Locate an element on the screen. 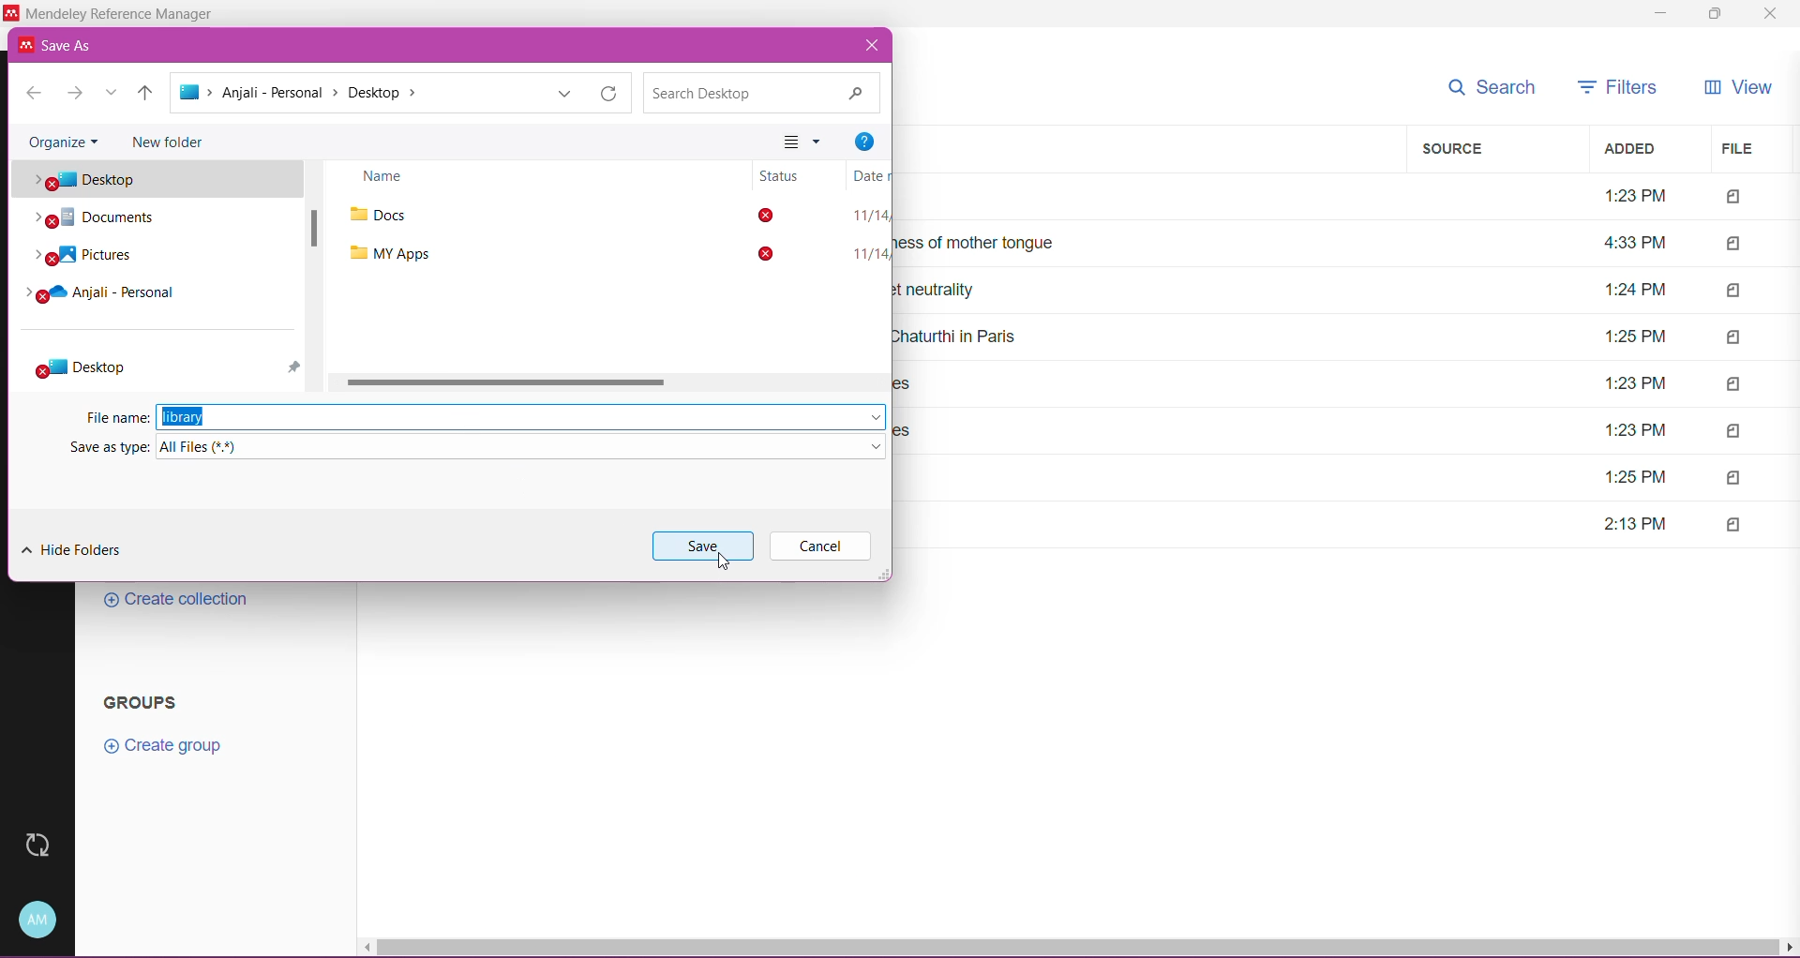 Image resolution: width=1800 pixels, height=958 pixels. Source is located at coordinates (1500, 149).